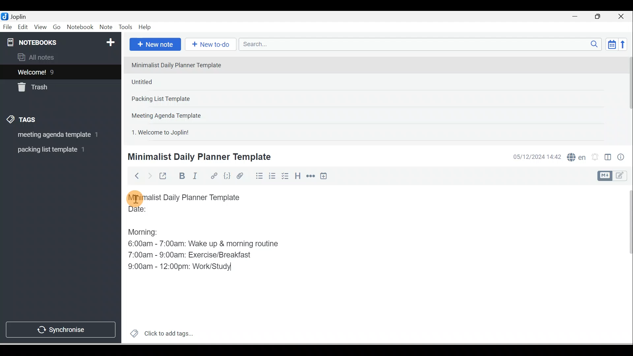  Describe the element at coordinates (56, 150) in the screenshot. I see `Tag 2` at that location.